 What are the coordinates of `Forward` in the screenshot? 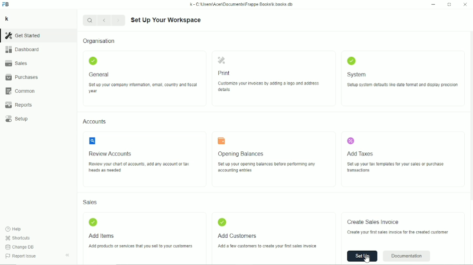 It's located at (119, 19).